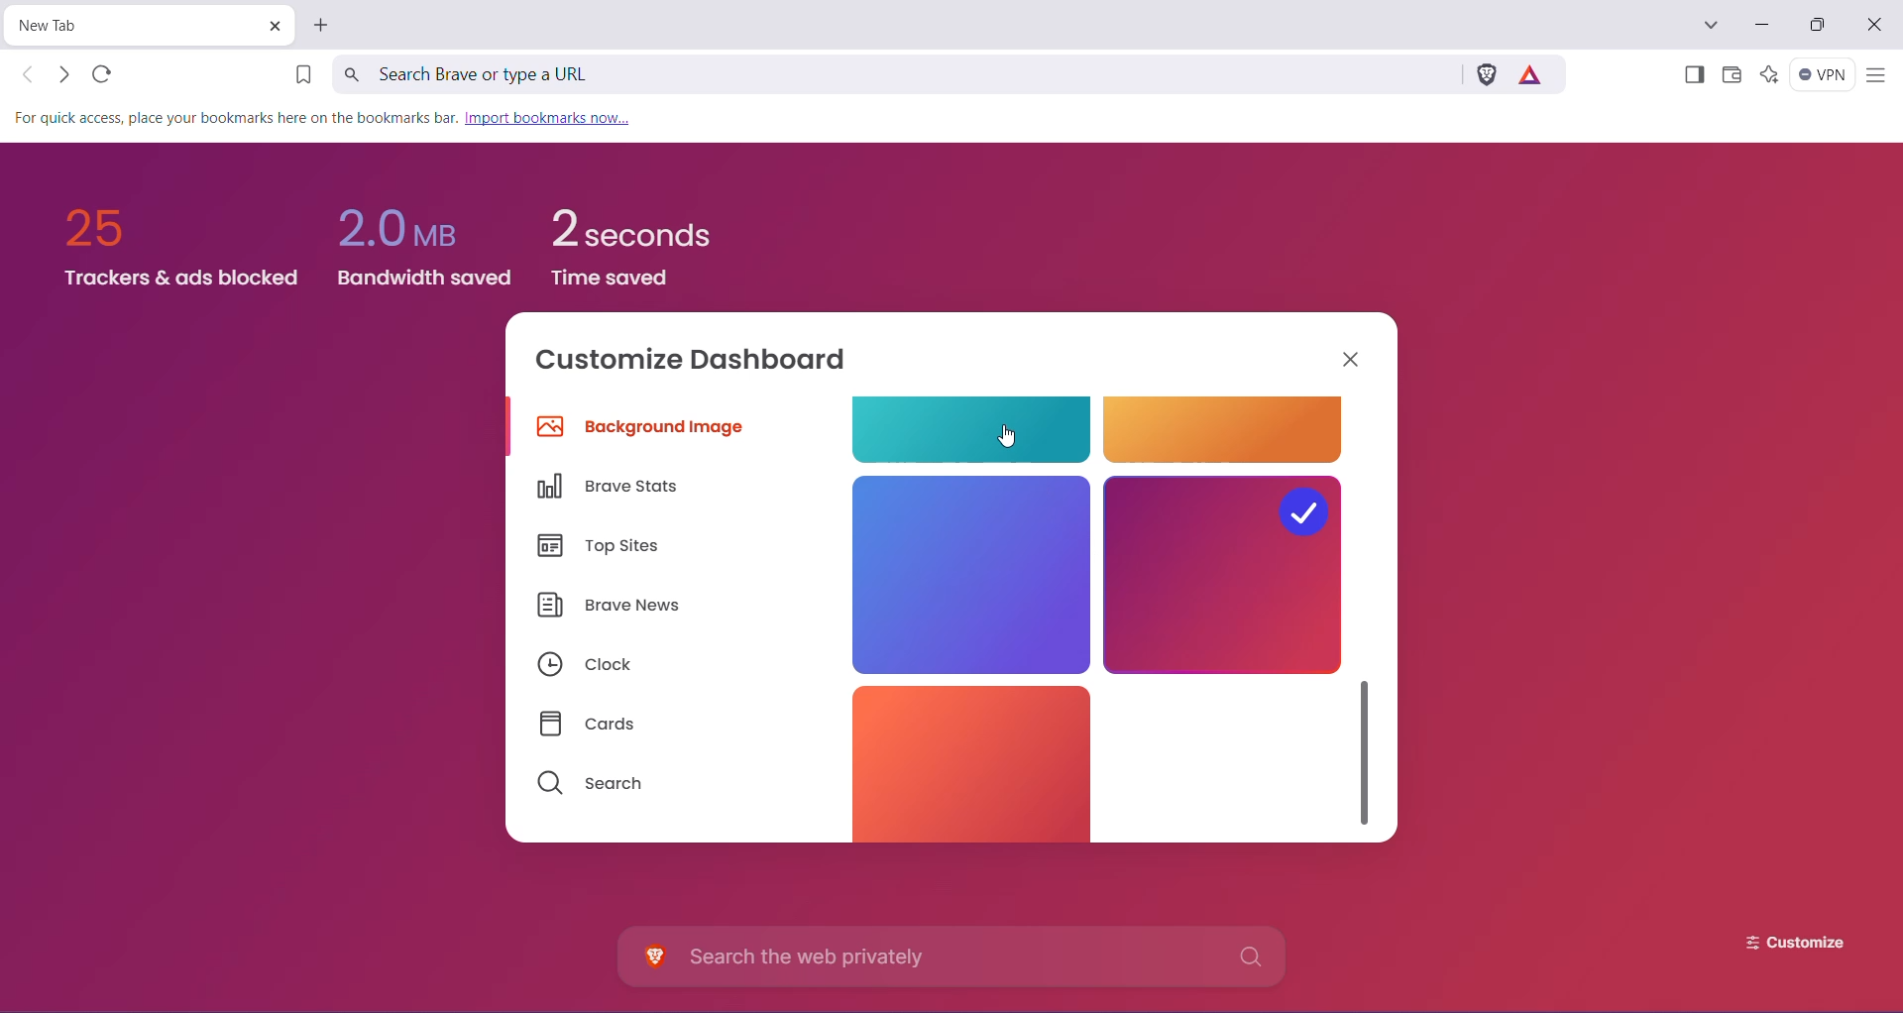 The image size is (1903, 1013). What do you see at coordinates (171, 237) in the screenshot?
I see `25 trackers & ads blocked` at bounding box center [171, 237].